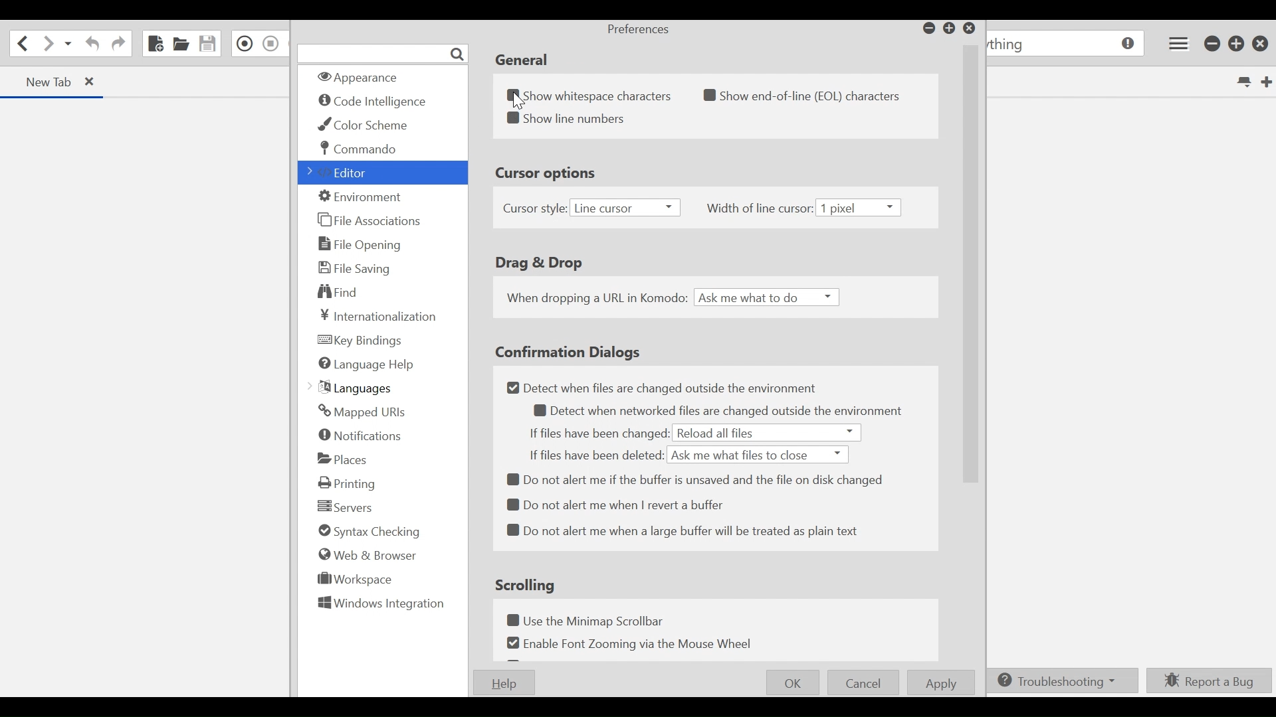 This screenshot has width=1276, height=717. What do you see at coordinates (374, 315) in the screenshot?
I see `Internationalization` at bounding box center [374, 315].